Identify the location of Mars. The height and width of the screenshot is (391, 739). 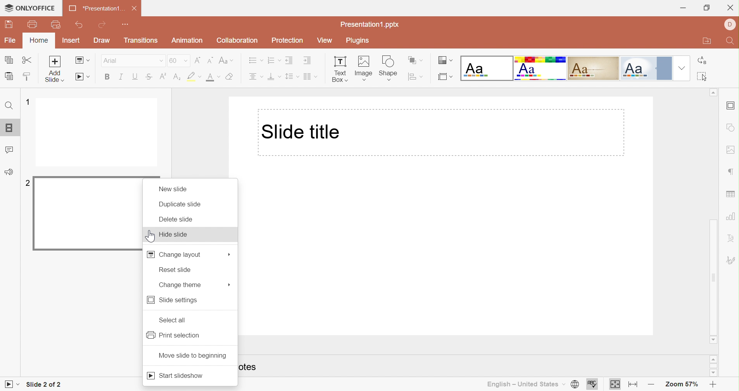
(231, 285).